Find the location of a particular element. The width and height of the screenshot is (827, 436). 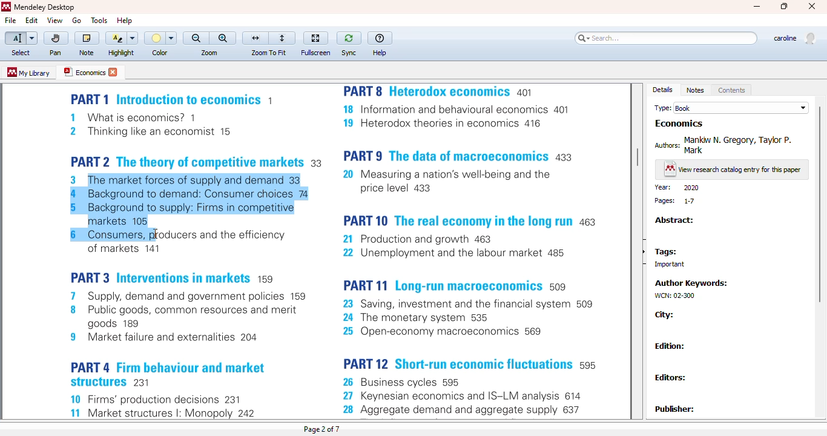

close is located at coordinates (812, 6).